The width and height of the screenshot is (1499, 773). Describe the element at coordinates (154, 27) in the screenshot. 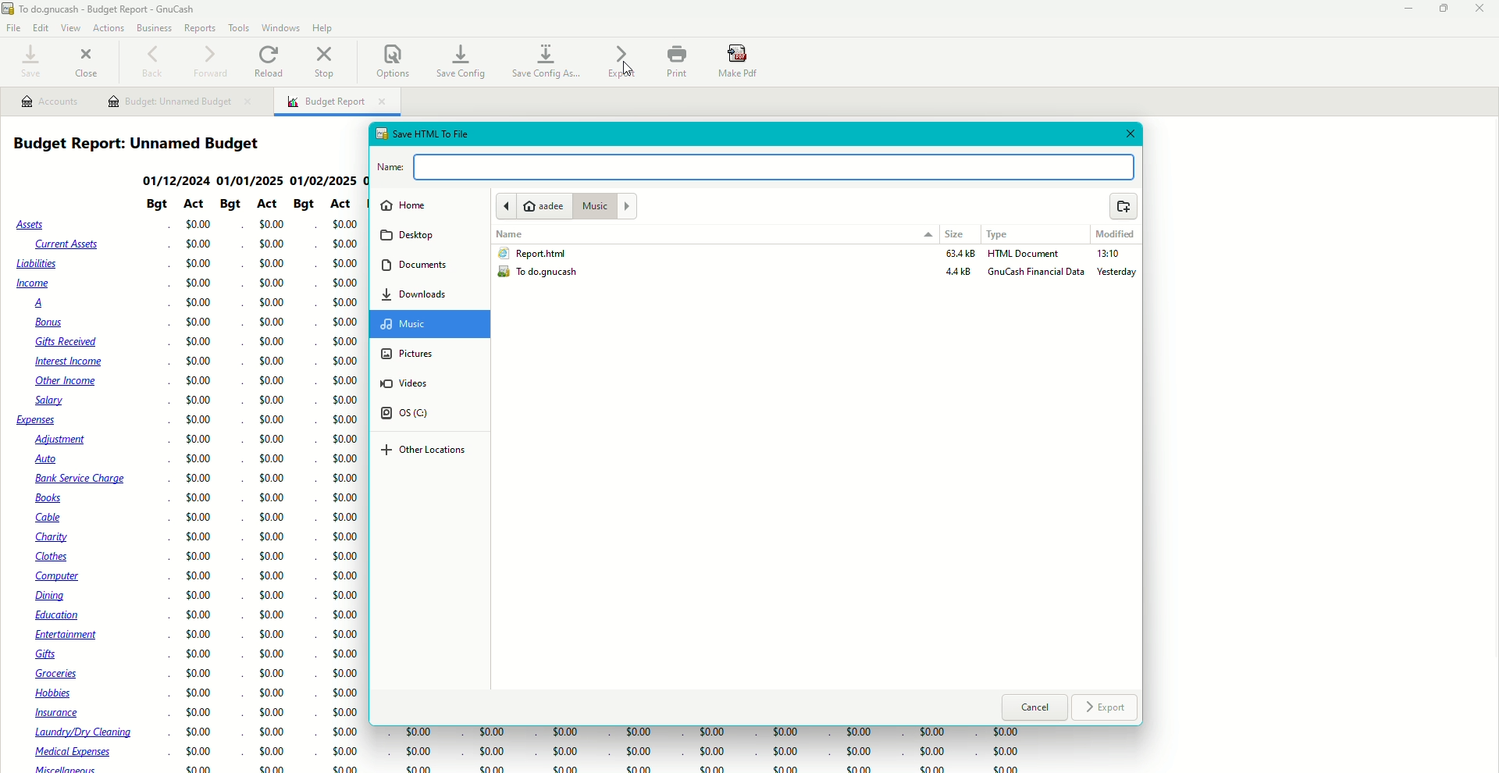

I see `Business` at that location.